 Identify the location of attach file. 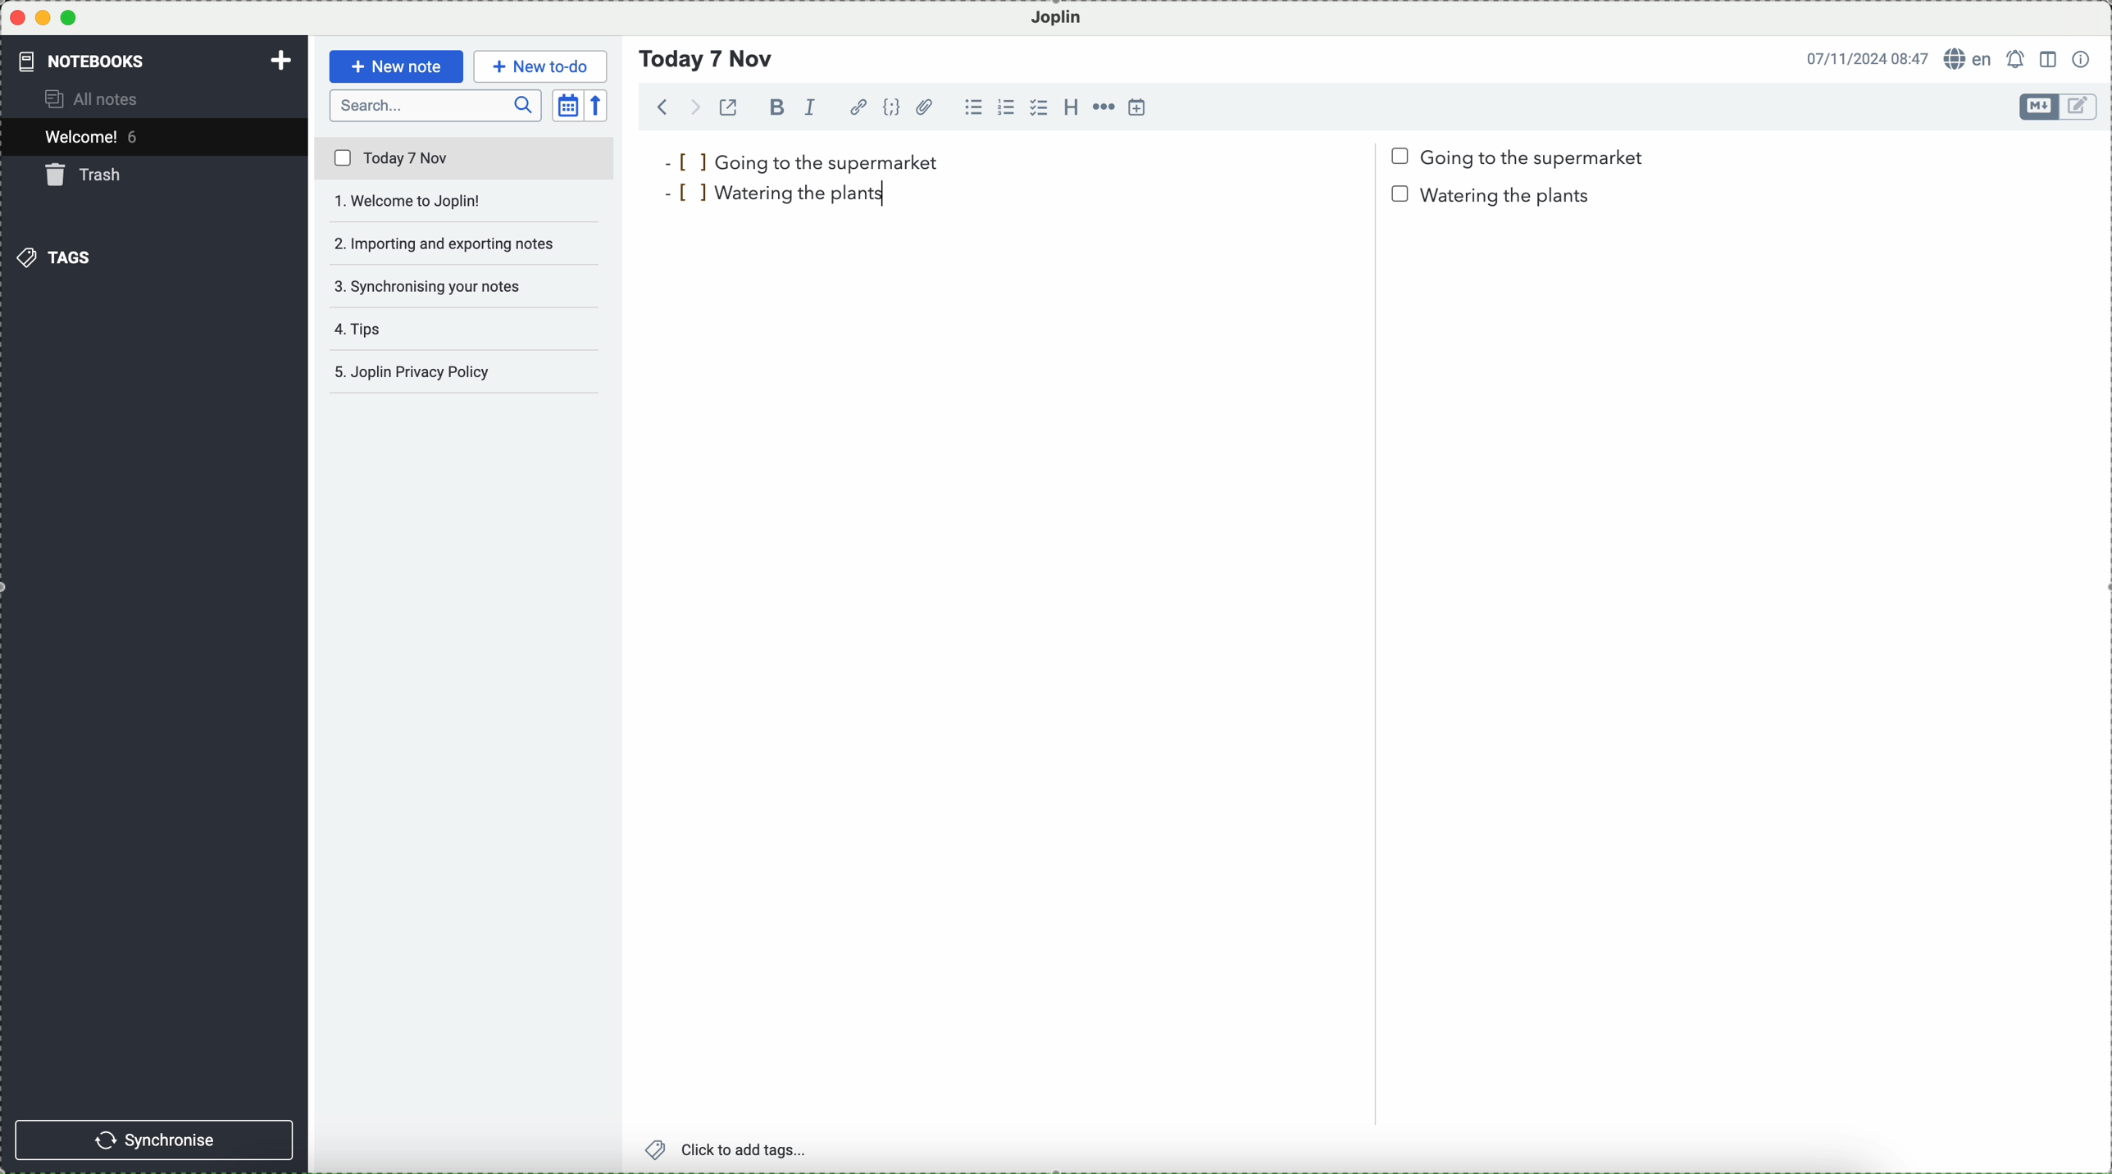
(926, 107).